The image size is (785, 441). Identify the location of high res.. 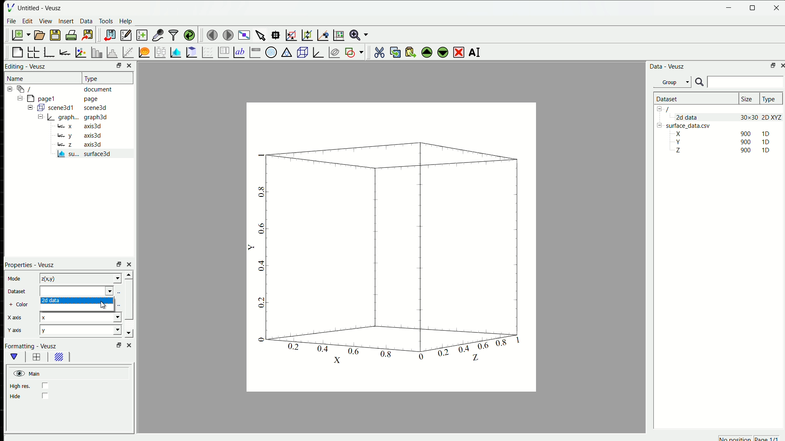
(20, 387).